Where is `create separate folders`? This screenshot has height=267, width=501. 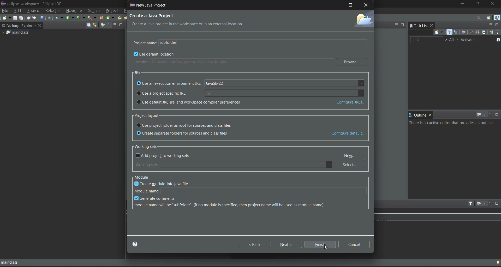 create separate folders is located at coordinates (186, 133).